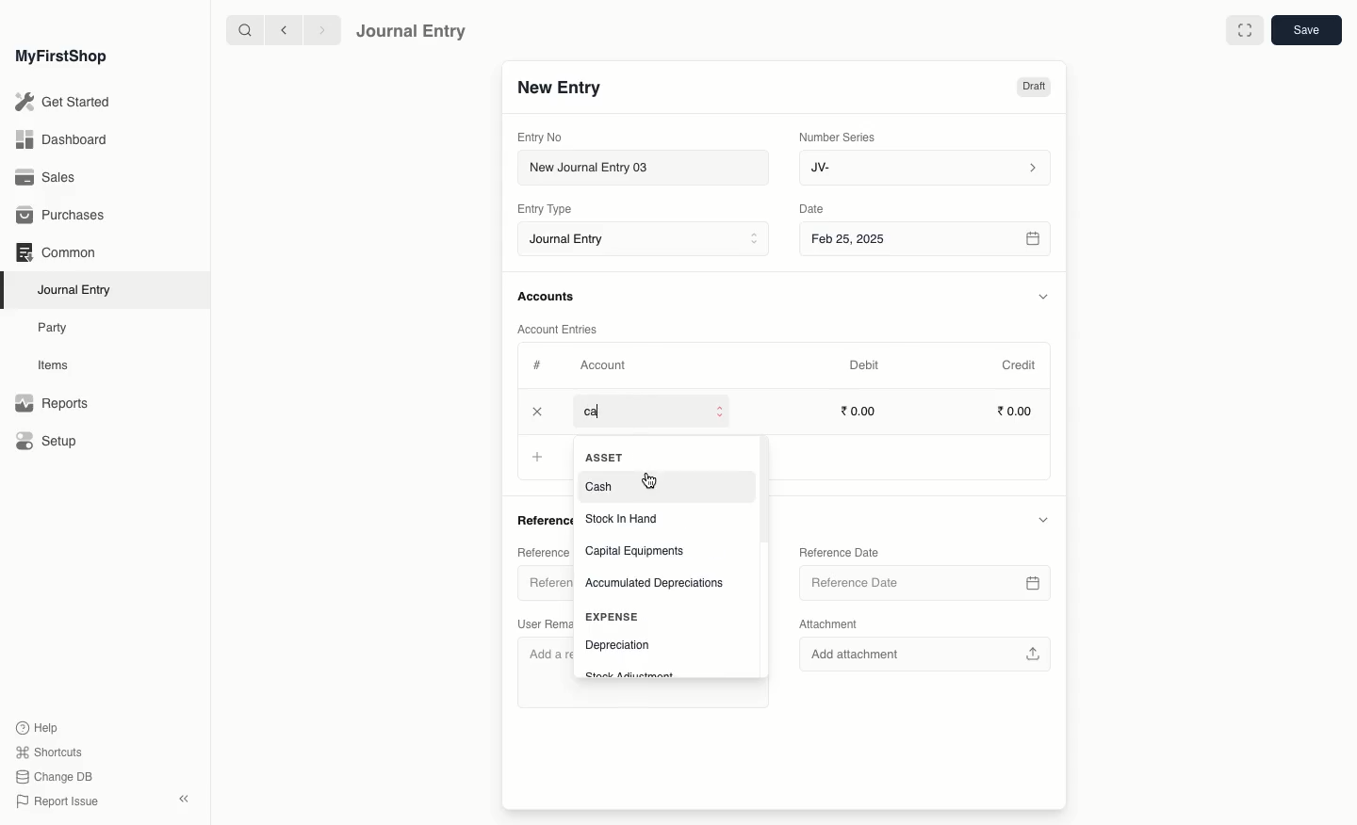 The image size is (1357, 825). What do you see at coordinates (559, 89) in the screenshot?
I see `New Entry` at bounding box center [559, 89].